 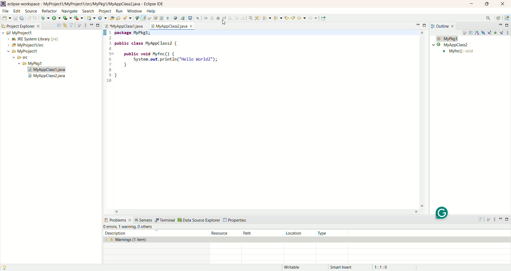 I want to click on save all, so click(x=23, y=18).